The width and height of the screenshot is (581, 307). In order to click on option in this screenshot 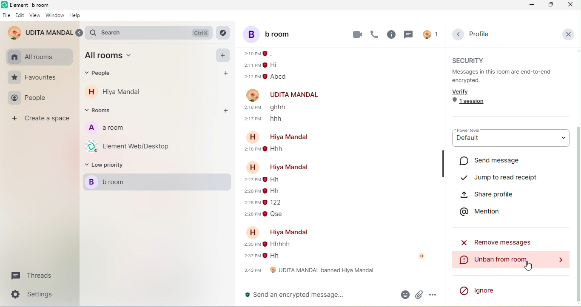, I will do `click(433, 295)`.